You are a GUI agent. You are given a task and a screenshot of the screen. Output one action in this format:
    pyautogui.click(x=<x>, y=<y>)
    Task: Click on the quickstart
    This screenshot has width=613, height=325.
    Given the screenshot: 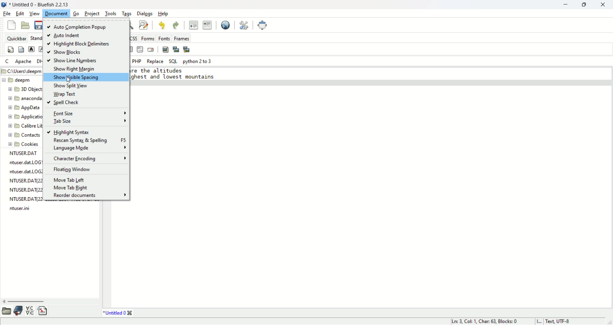 What is the action you would take?
    pyautogui.click(x=11, y=50)
    